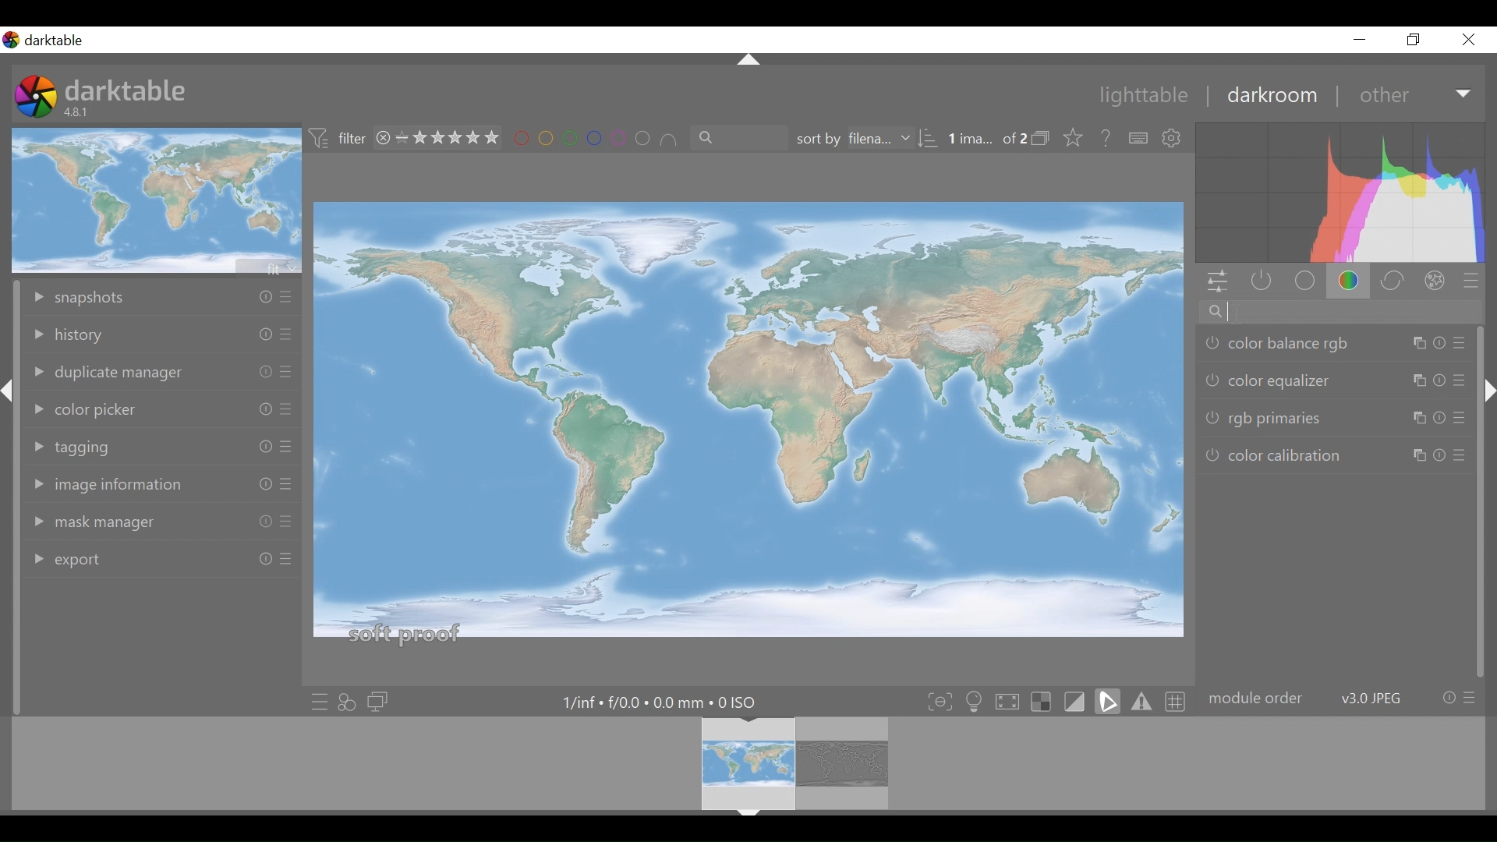 The height and width of the screenshot is (842, 1497). Describe the element at coordinates (737, 137) in the screenshot. I see `filter by text from images` at that location.